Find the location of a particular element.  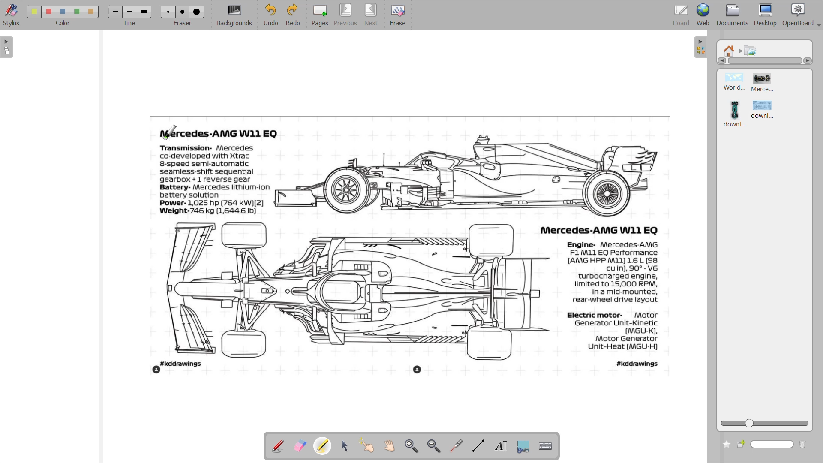

pictures is located at coordinates (750, 49).